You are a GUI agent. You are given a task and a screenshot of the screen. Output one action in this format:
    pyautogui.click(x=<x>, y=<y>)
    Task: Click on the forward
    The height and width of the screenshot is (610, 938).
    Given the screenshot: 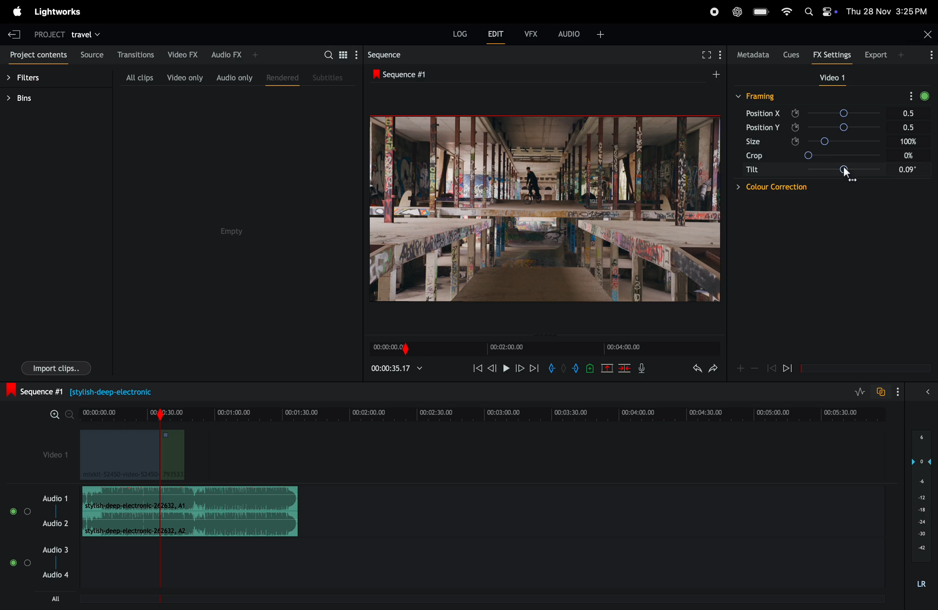 What is the action you would take?
    pyautogui.click(x=534, y=370)
    